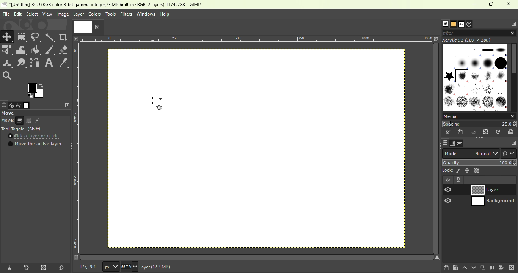 The width and height of the screenshot is (518, 273). Describe the element at coordinates (470, 154) in the screenshot. I see `Mode` at that location.